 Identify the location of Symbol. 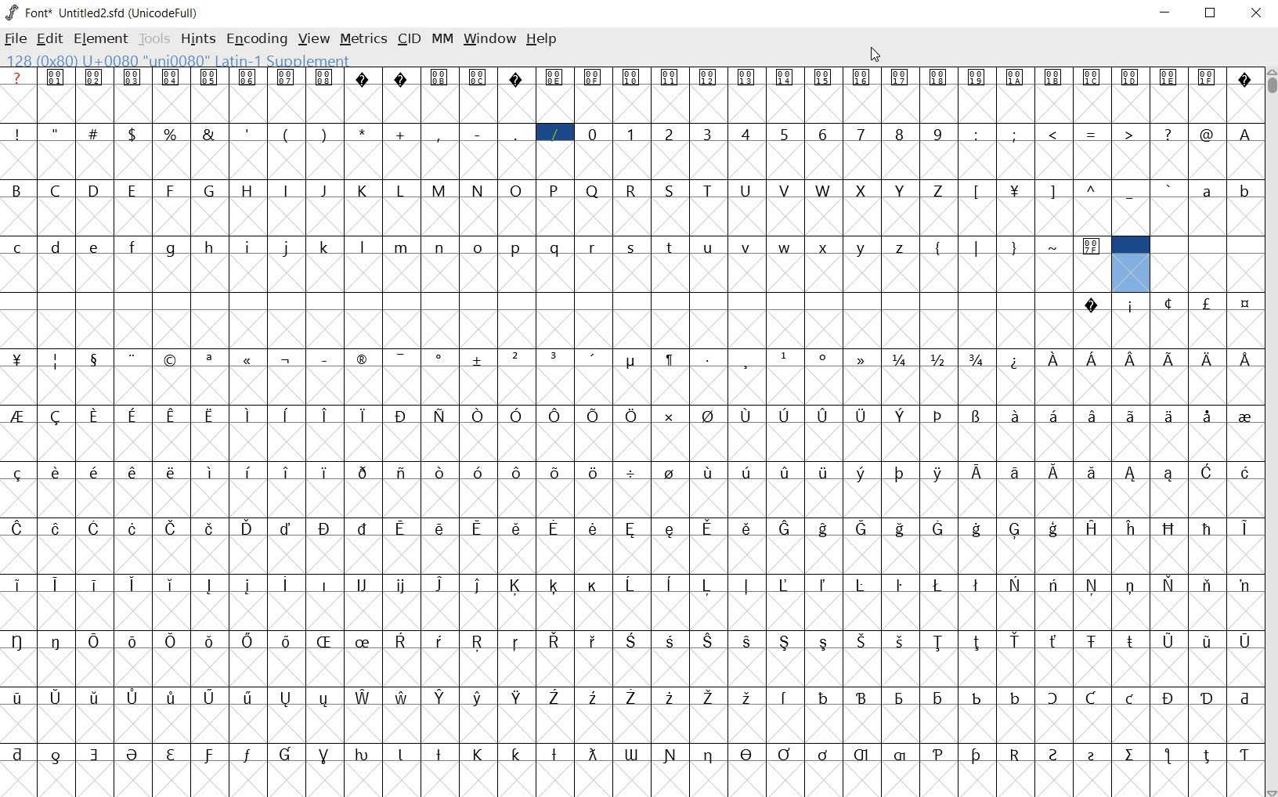
(287, 583).